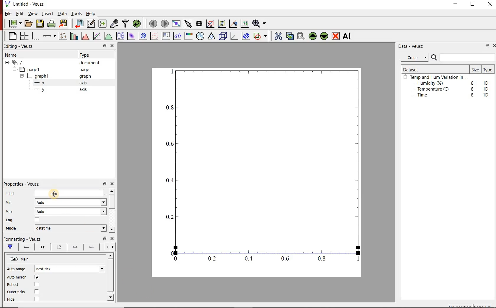 The height and width of the screenshot is (308, 496). What do you see at coordinates (114, 247) in the screenshot?
I see `go forward` at bounding box center [114, 247].